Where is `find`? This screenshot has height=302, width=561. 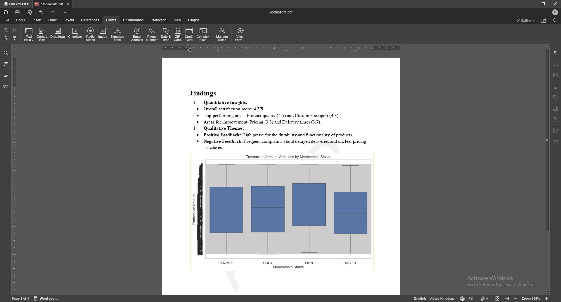
find is located at coordinates (555, 21).